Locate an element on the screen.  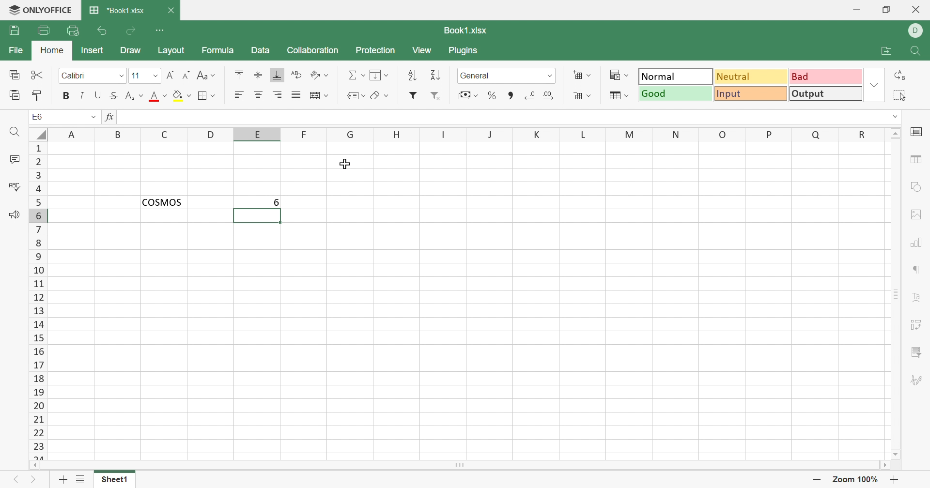
Comma style is located at coordinates (513, 96).